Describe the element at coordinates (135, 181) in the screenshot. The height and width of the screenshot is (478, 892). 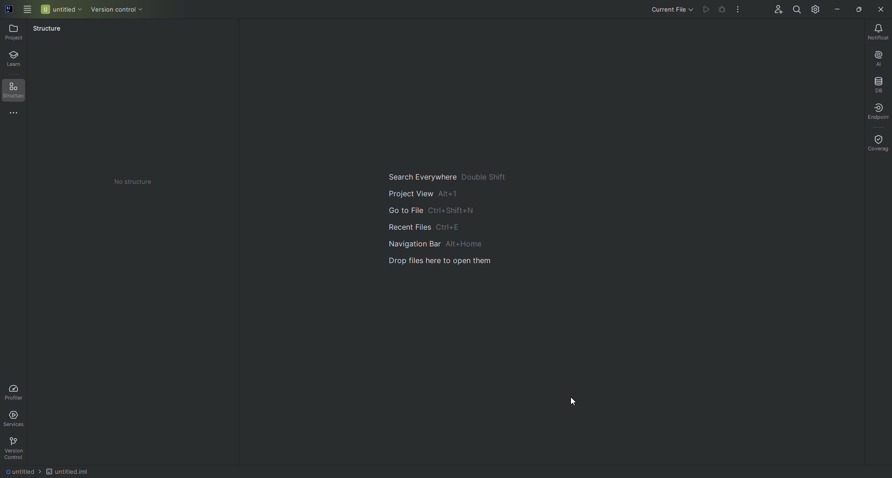
I see `No Structure` at that location.